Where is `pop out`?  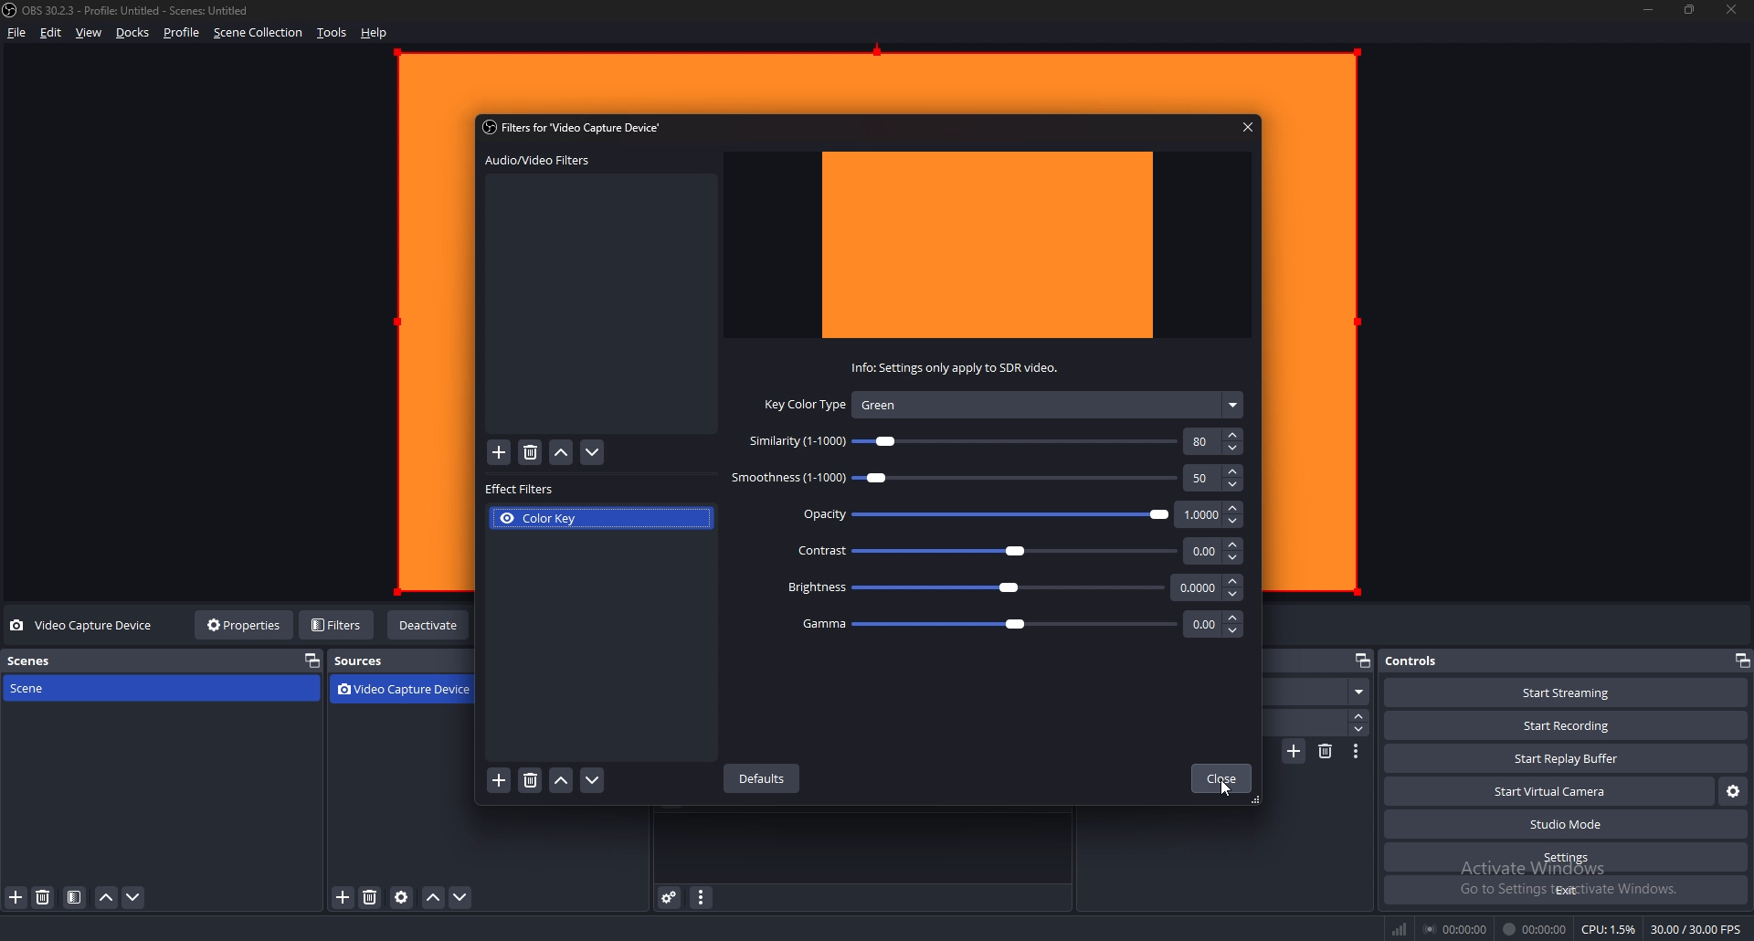 pop out is located at coordinates (311, 661).